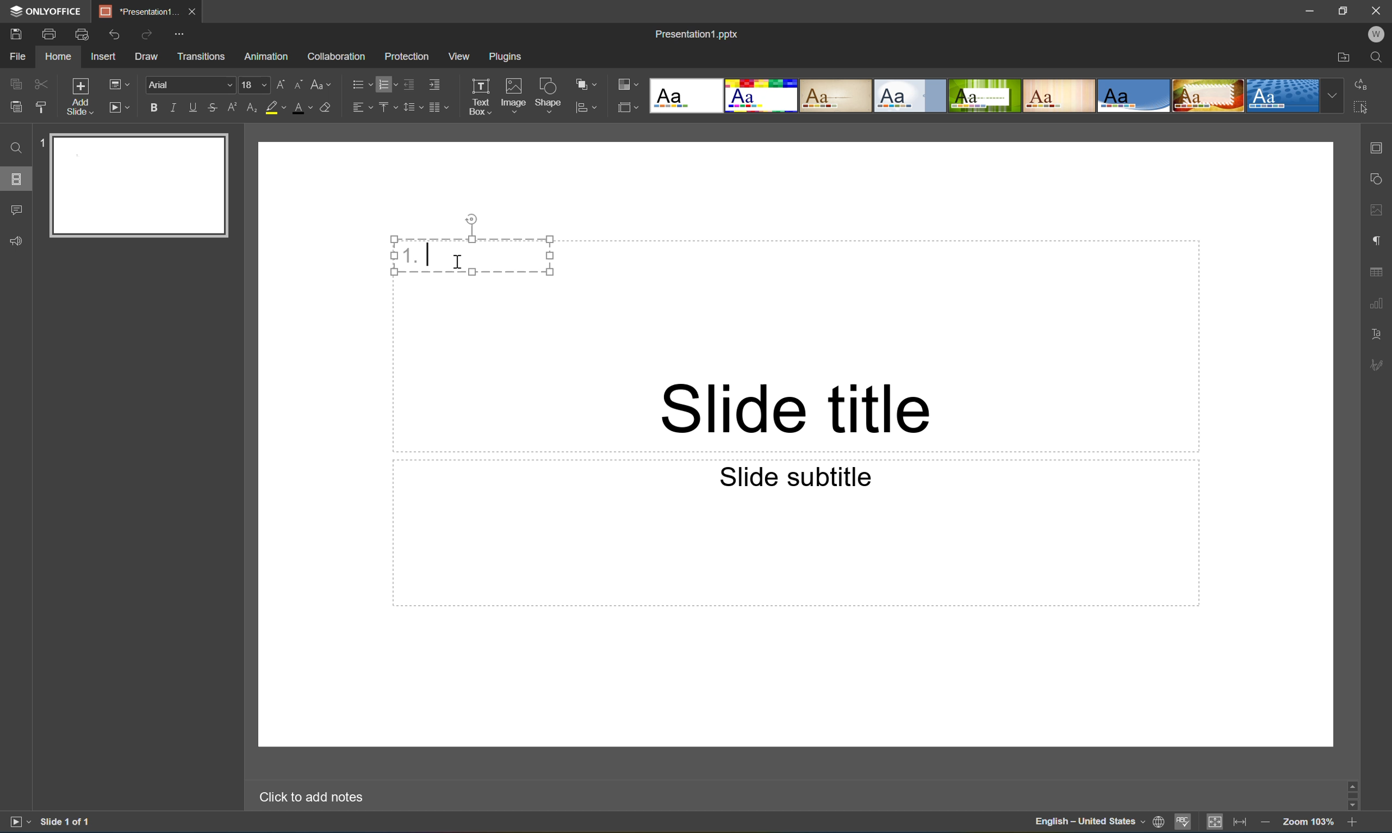 The image size is (1392, 833). Describe the element at coordinates (1352, 825) in the screenshot. I see `Zoom in` at that location.